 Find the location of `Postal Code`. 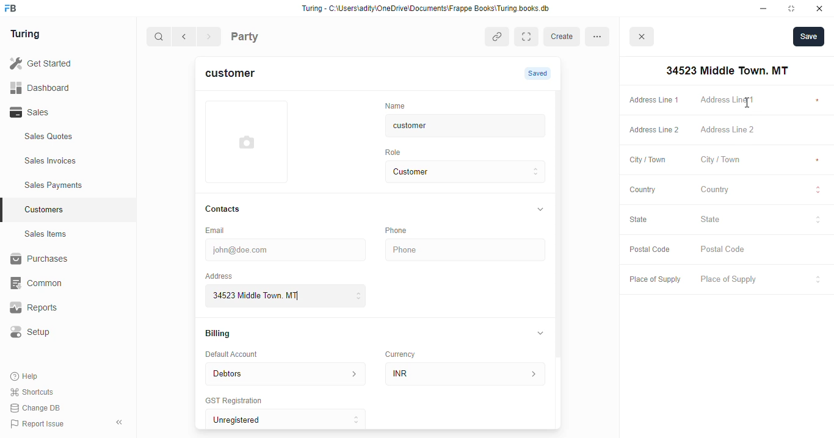

Postal Code is located at coordinates (650, 250).